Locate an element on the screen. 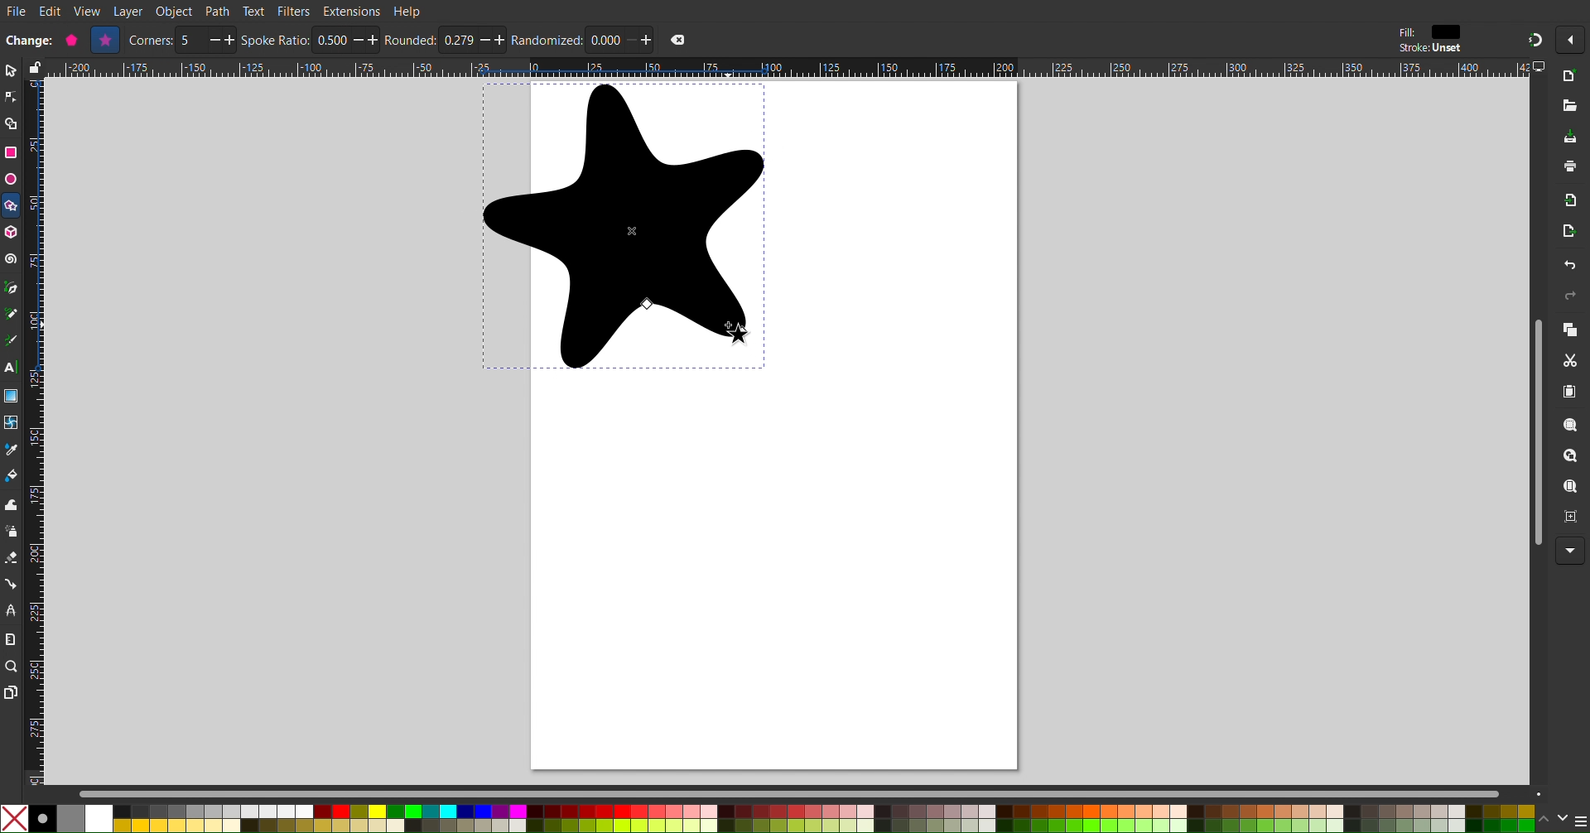  File is located at coordinates (16, 12).